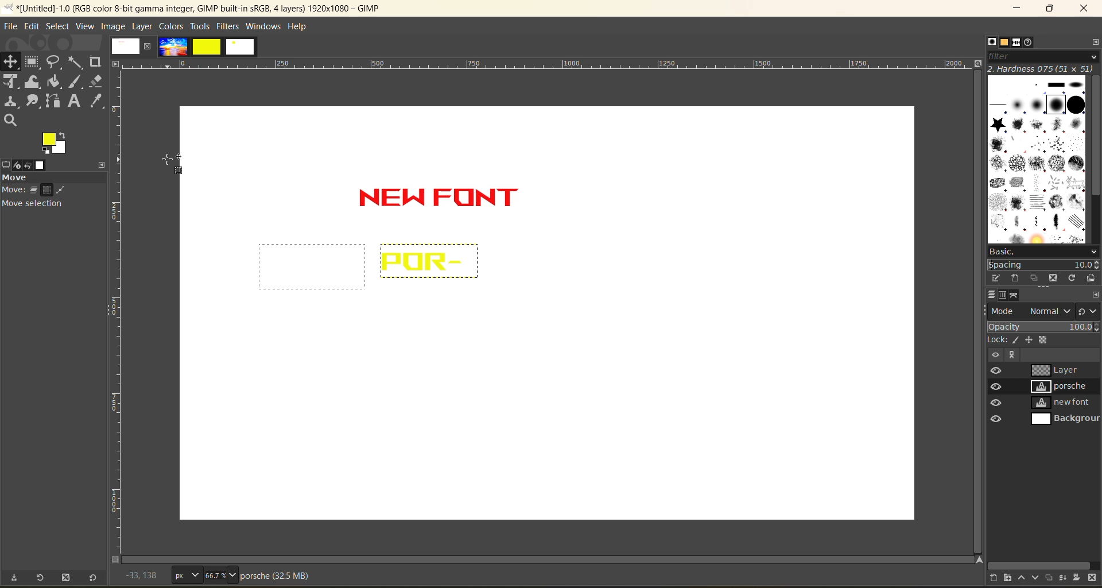 Image resolution: width=1102 pixels, height=588 pixels. Describe the element at coordinates (1002, 42) in the screenshot. I see `patterns` at that location.